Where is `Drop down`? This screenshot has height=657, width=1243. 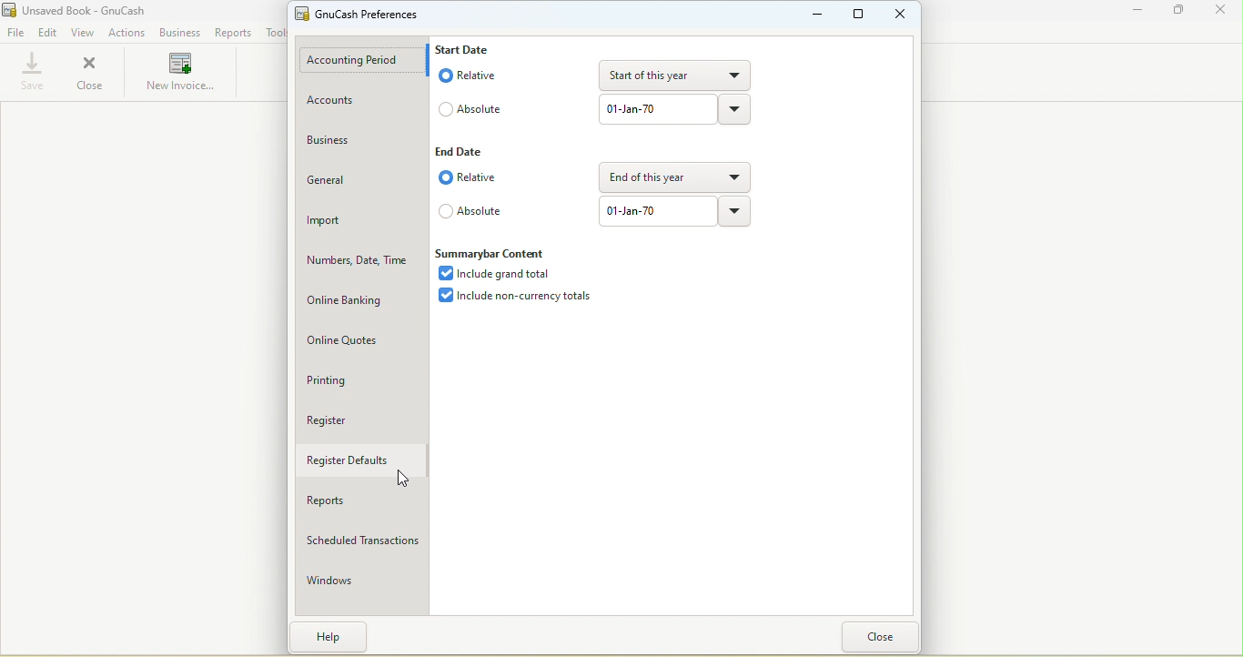 Drop down is located at coordinates (740, 110).